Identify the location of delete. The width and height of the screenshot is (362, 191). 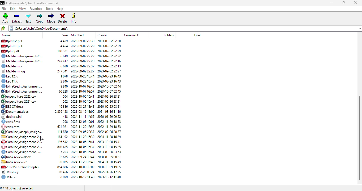
(63, 19).